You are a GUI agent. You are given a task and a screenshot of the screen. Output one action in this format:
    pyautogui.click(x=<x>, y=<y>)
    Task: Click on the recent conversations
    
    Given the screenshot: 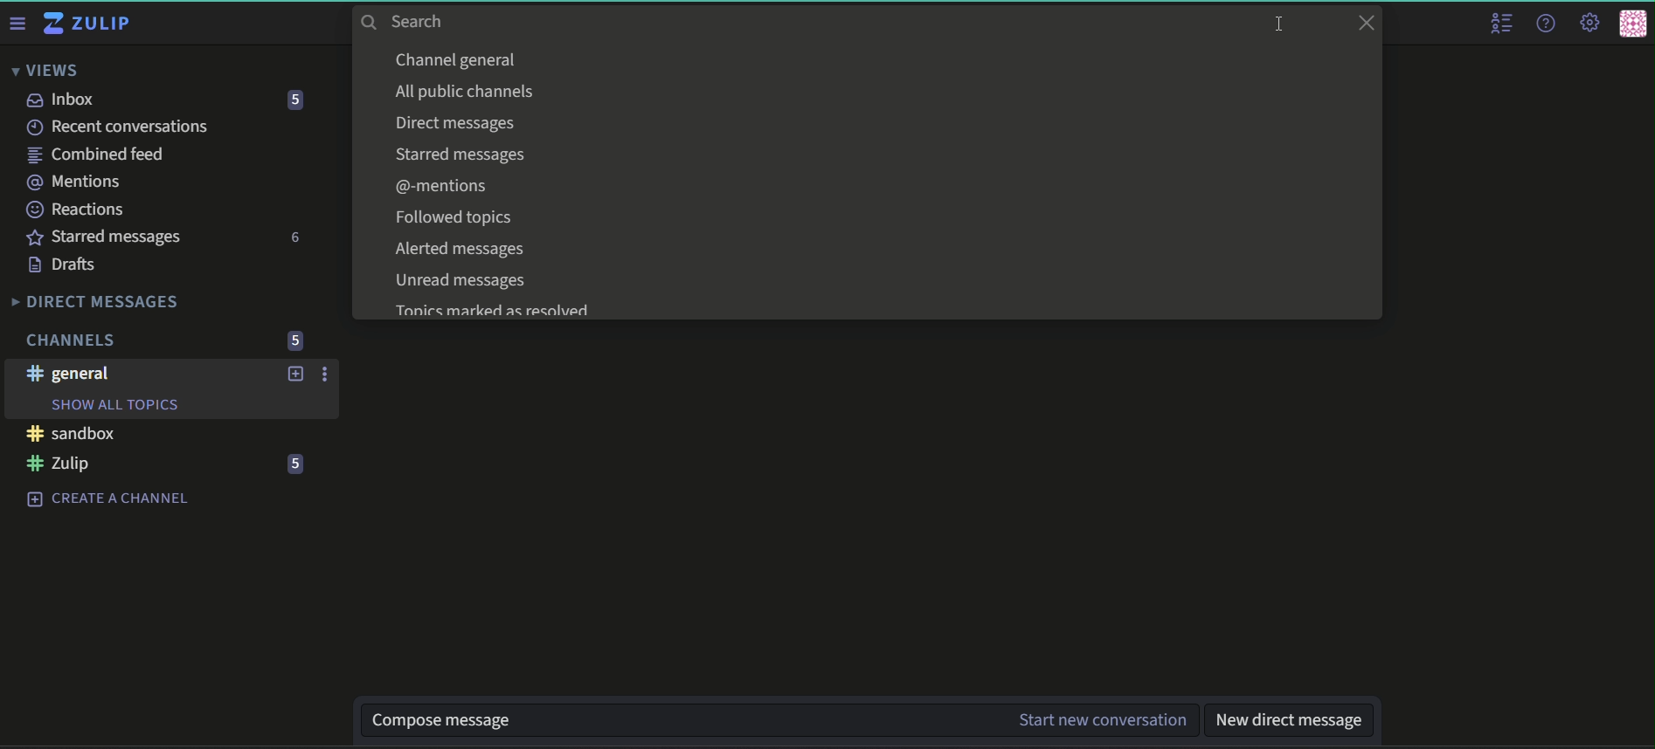 What is the action you would take?
    pyautogui.click(x=117, y=126)
    